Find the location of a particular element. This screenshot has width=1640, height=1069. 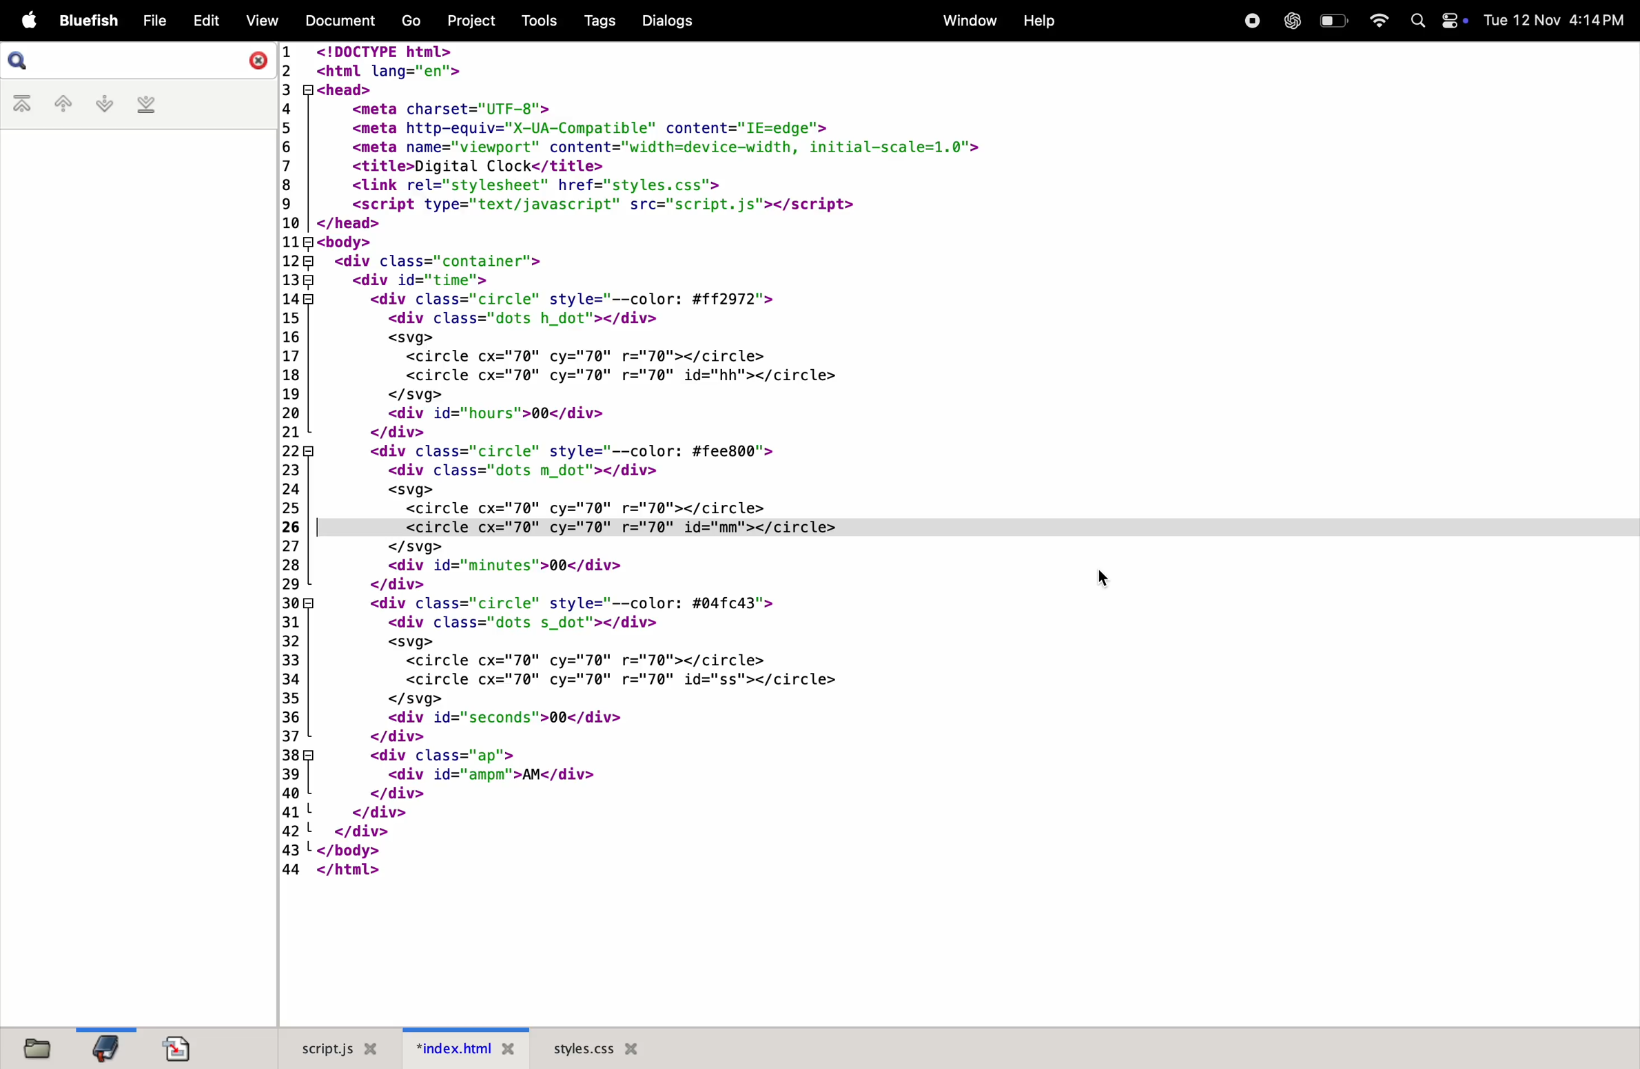

dialogs is located at coordinates (668, 22).